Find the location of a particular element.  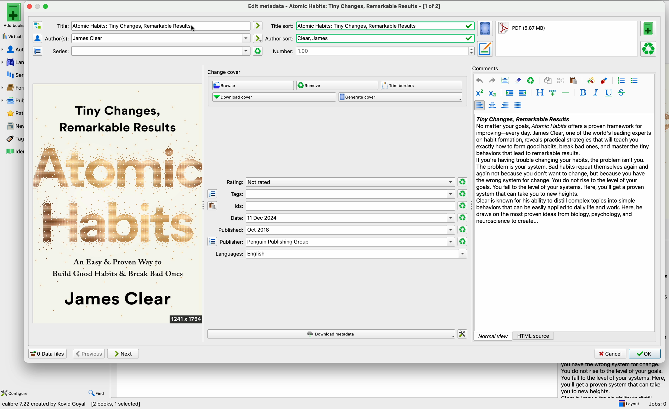

clear rating is located at coordinates (463, 218).